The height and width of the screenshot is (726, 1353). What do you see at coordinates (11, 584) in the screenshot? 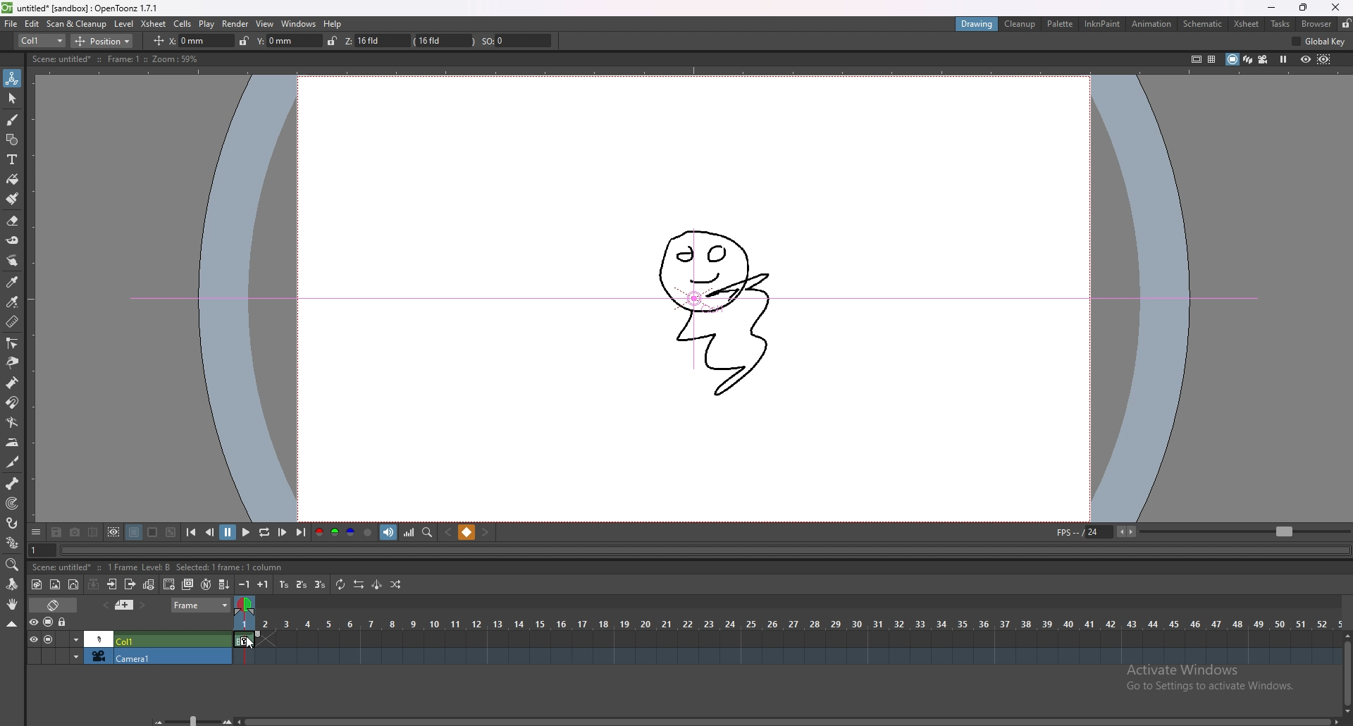
I see `rotate` at bounding box center [11, 584].